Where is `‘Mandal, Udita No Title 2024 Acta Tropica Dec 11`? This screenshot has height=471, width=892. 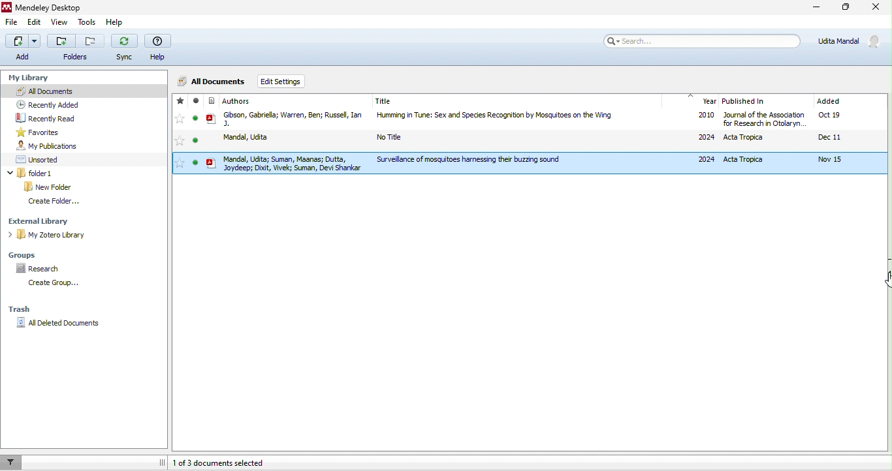 ‘Mandal, Udita No Title 2024 Acta Tropica Dec 11 is located at coordinates (515, 139).